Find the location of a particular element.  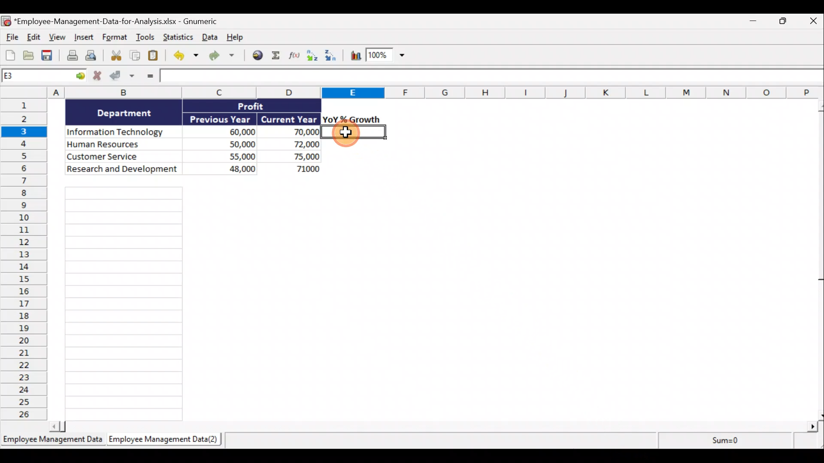

Paste clipboard is located at coordinates (155, 56).